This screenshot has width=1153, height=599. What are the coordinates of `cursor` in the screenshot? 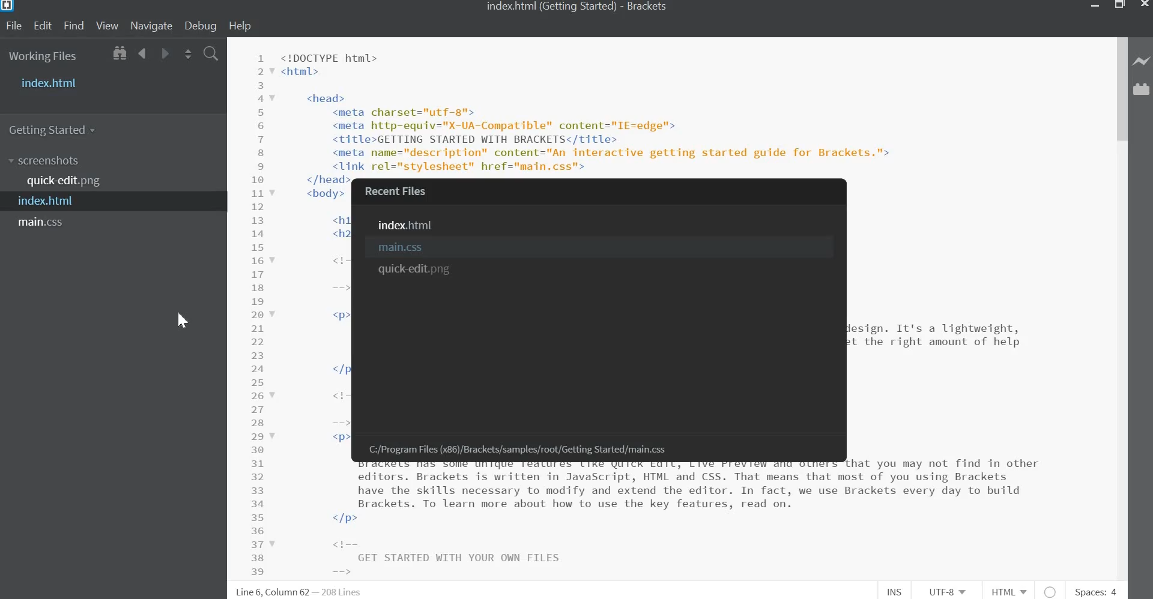 It's located at (180, 319).